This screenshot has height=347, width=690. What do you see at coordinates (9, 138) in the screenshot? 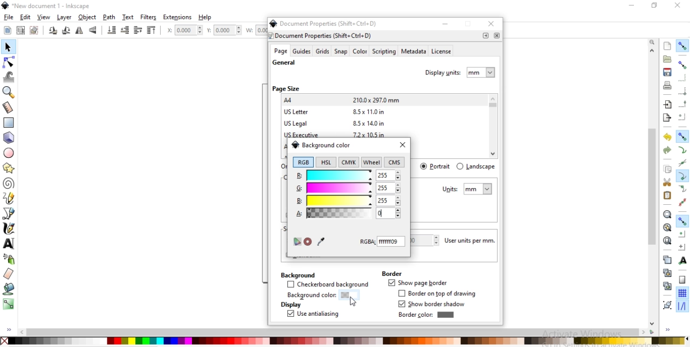
I see `3d boxes` at bounding box center [9, 138].